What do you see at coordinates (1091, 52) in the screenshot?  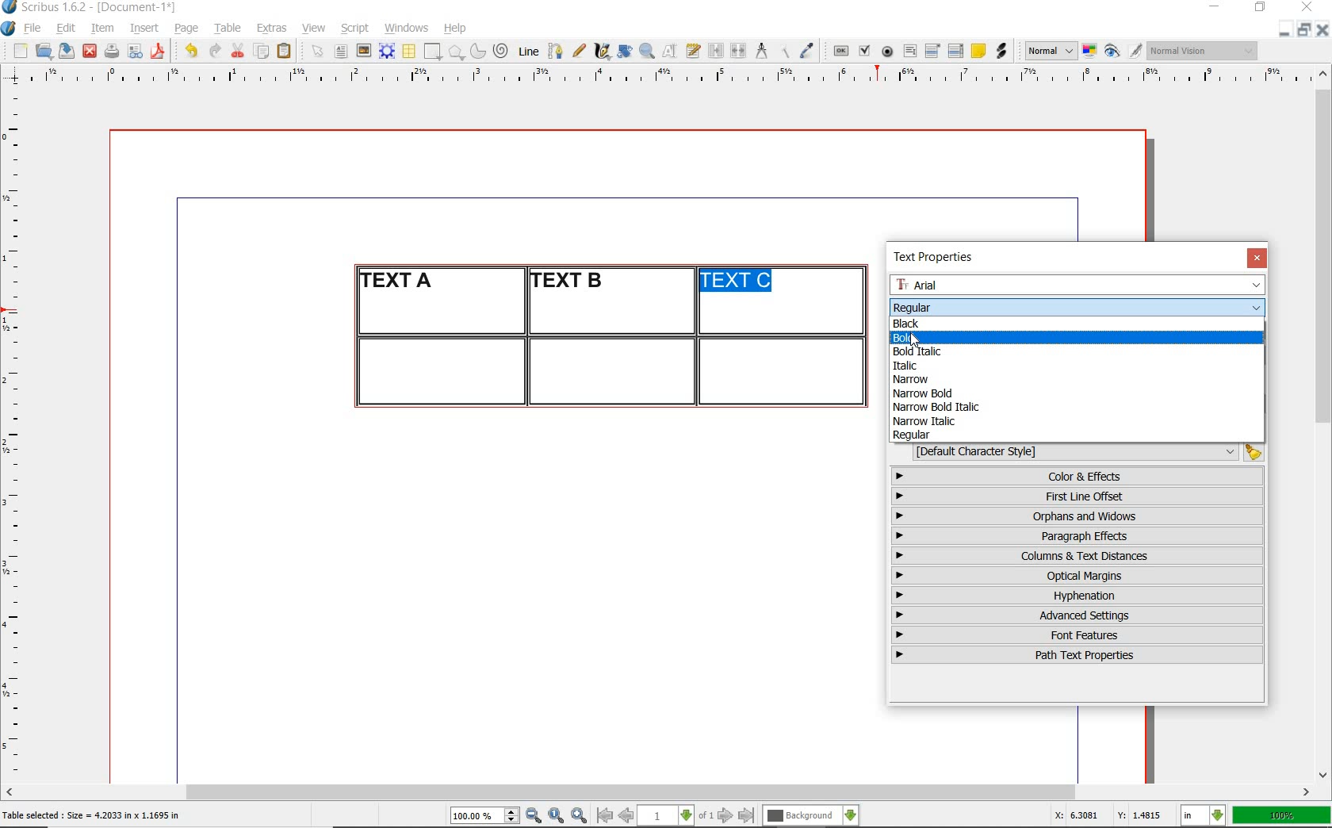 I see `toggle color management` at bounding box center [1091, 52].